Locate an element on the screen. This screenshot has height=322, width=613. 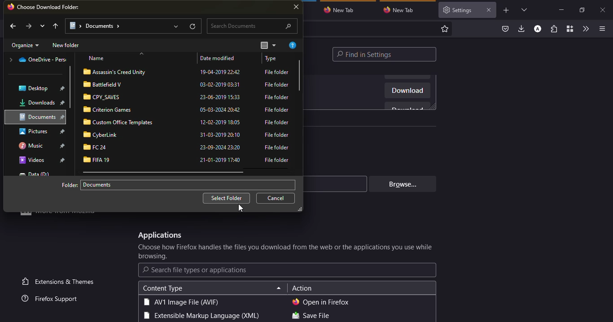
about:preferences is located at coordinates (377, 29).